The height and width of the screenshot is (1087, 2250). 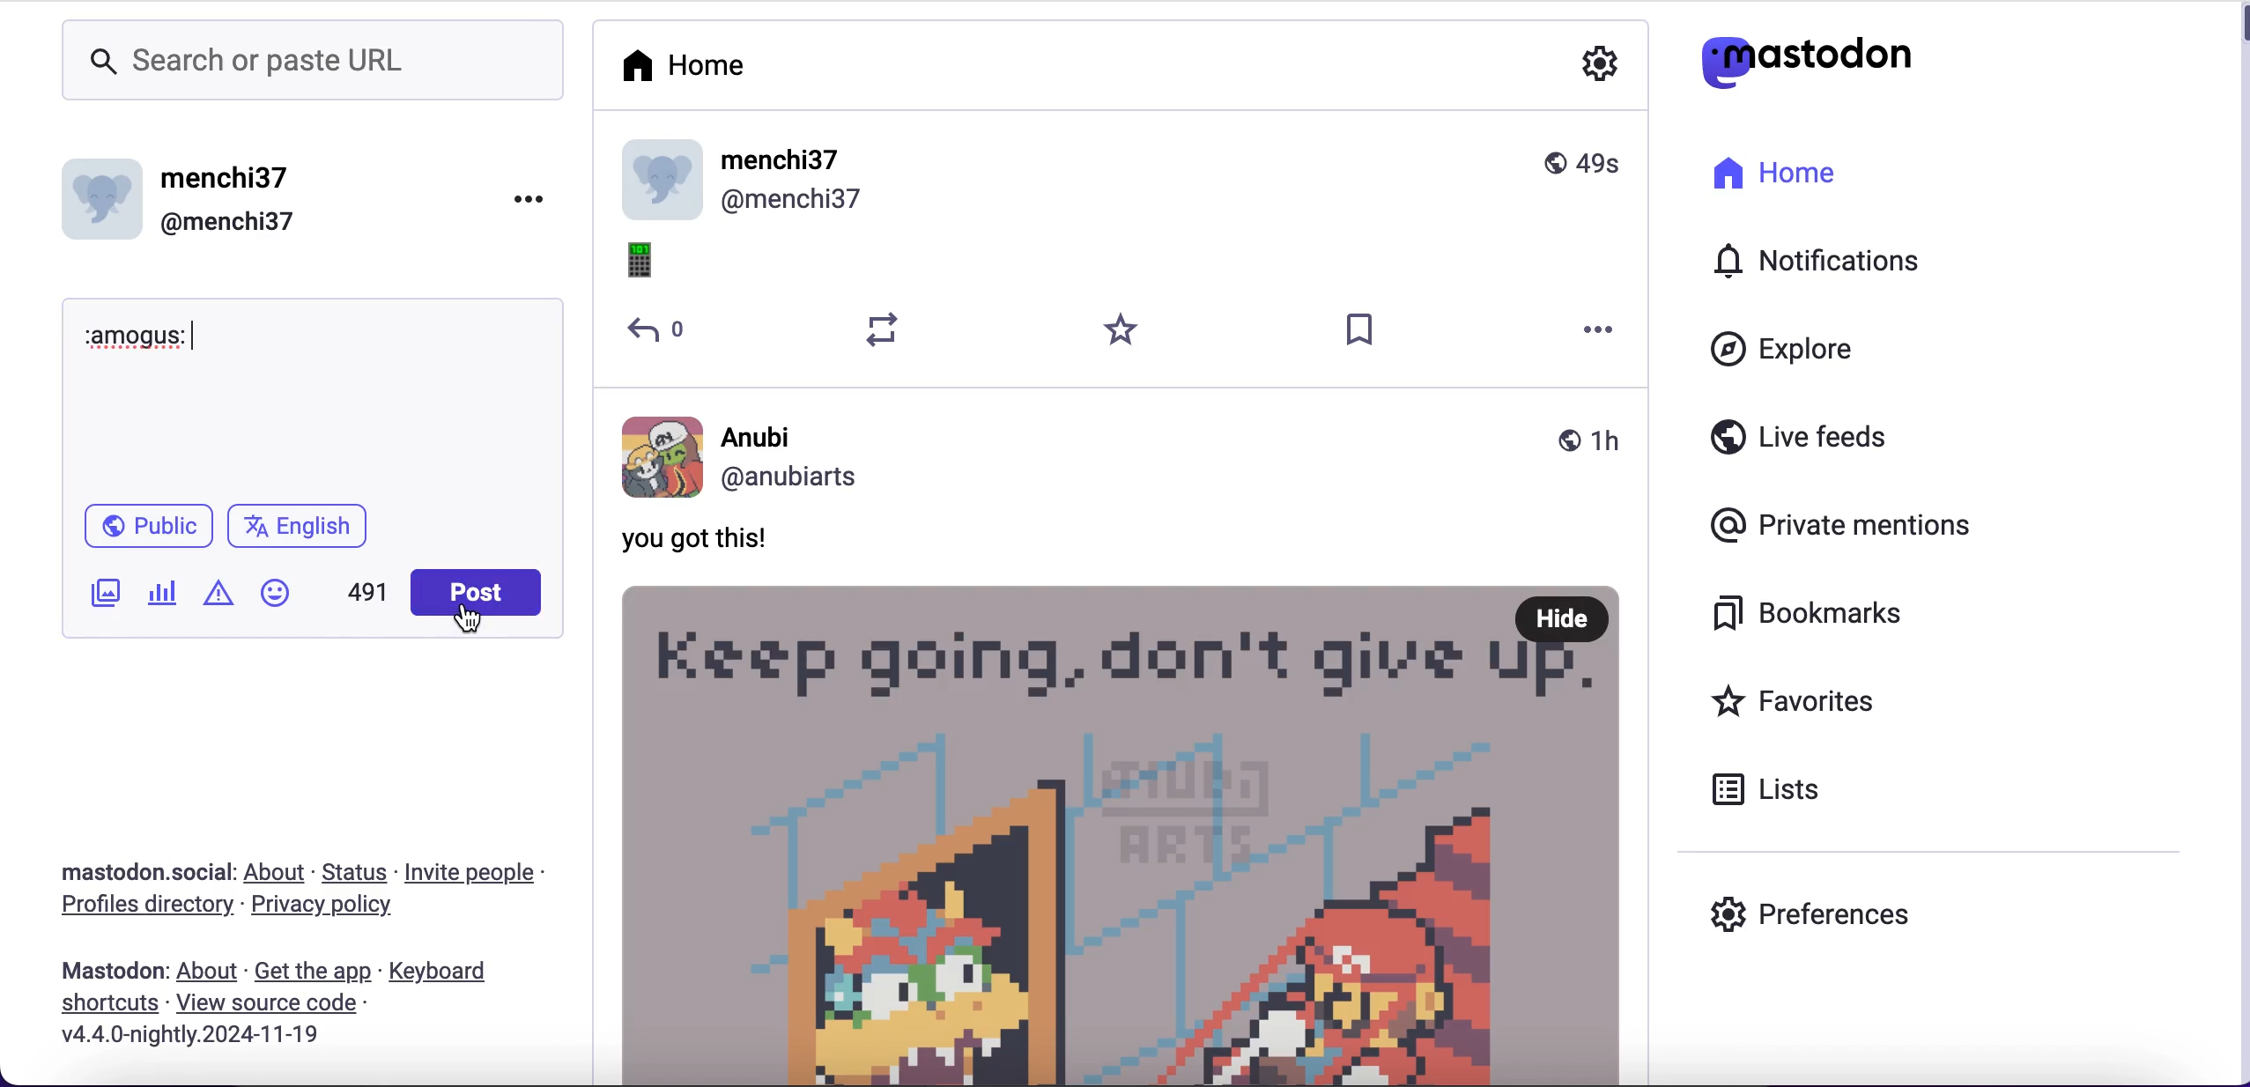 What do you see at coordinates (530, 200) in the screenshot?
I see `options` at bounding box center [530, 200].